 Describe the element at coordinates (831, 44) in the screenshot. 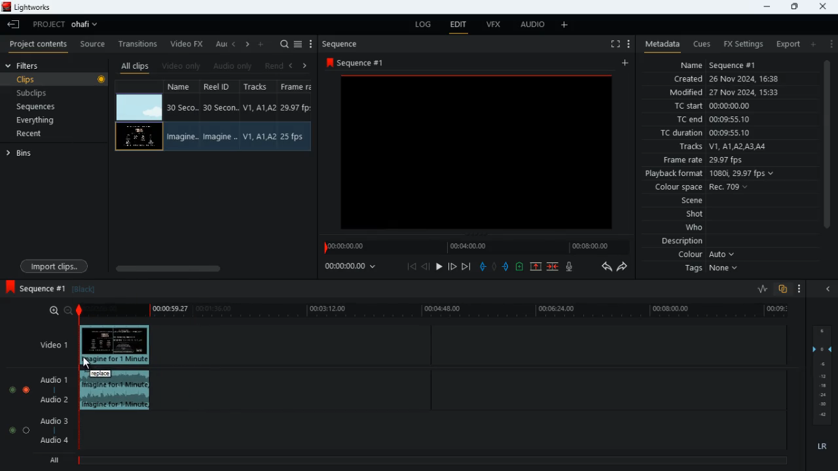

I see `more` at that location.